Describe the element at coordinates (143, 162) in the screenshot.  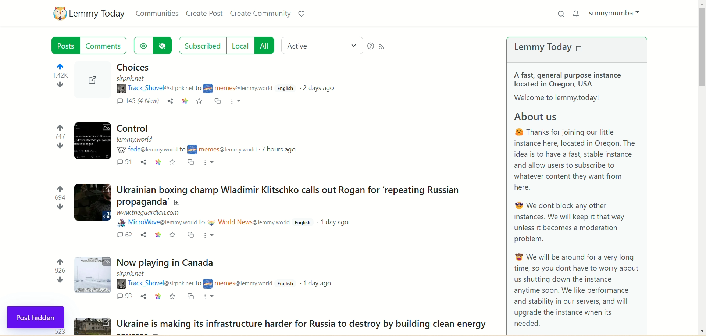
I see `share` at that location.